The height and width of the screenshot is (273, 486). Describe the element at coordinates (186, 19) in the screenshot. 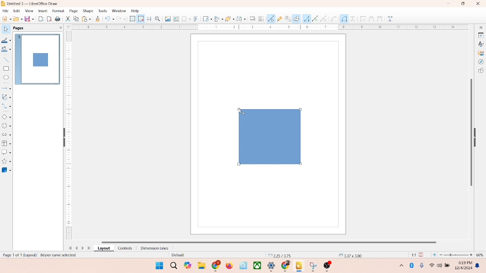

I see `special character` at that location.